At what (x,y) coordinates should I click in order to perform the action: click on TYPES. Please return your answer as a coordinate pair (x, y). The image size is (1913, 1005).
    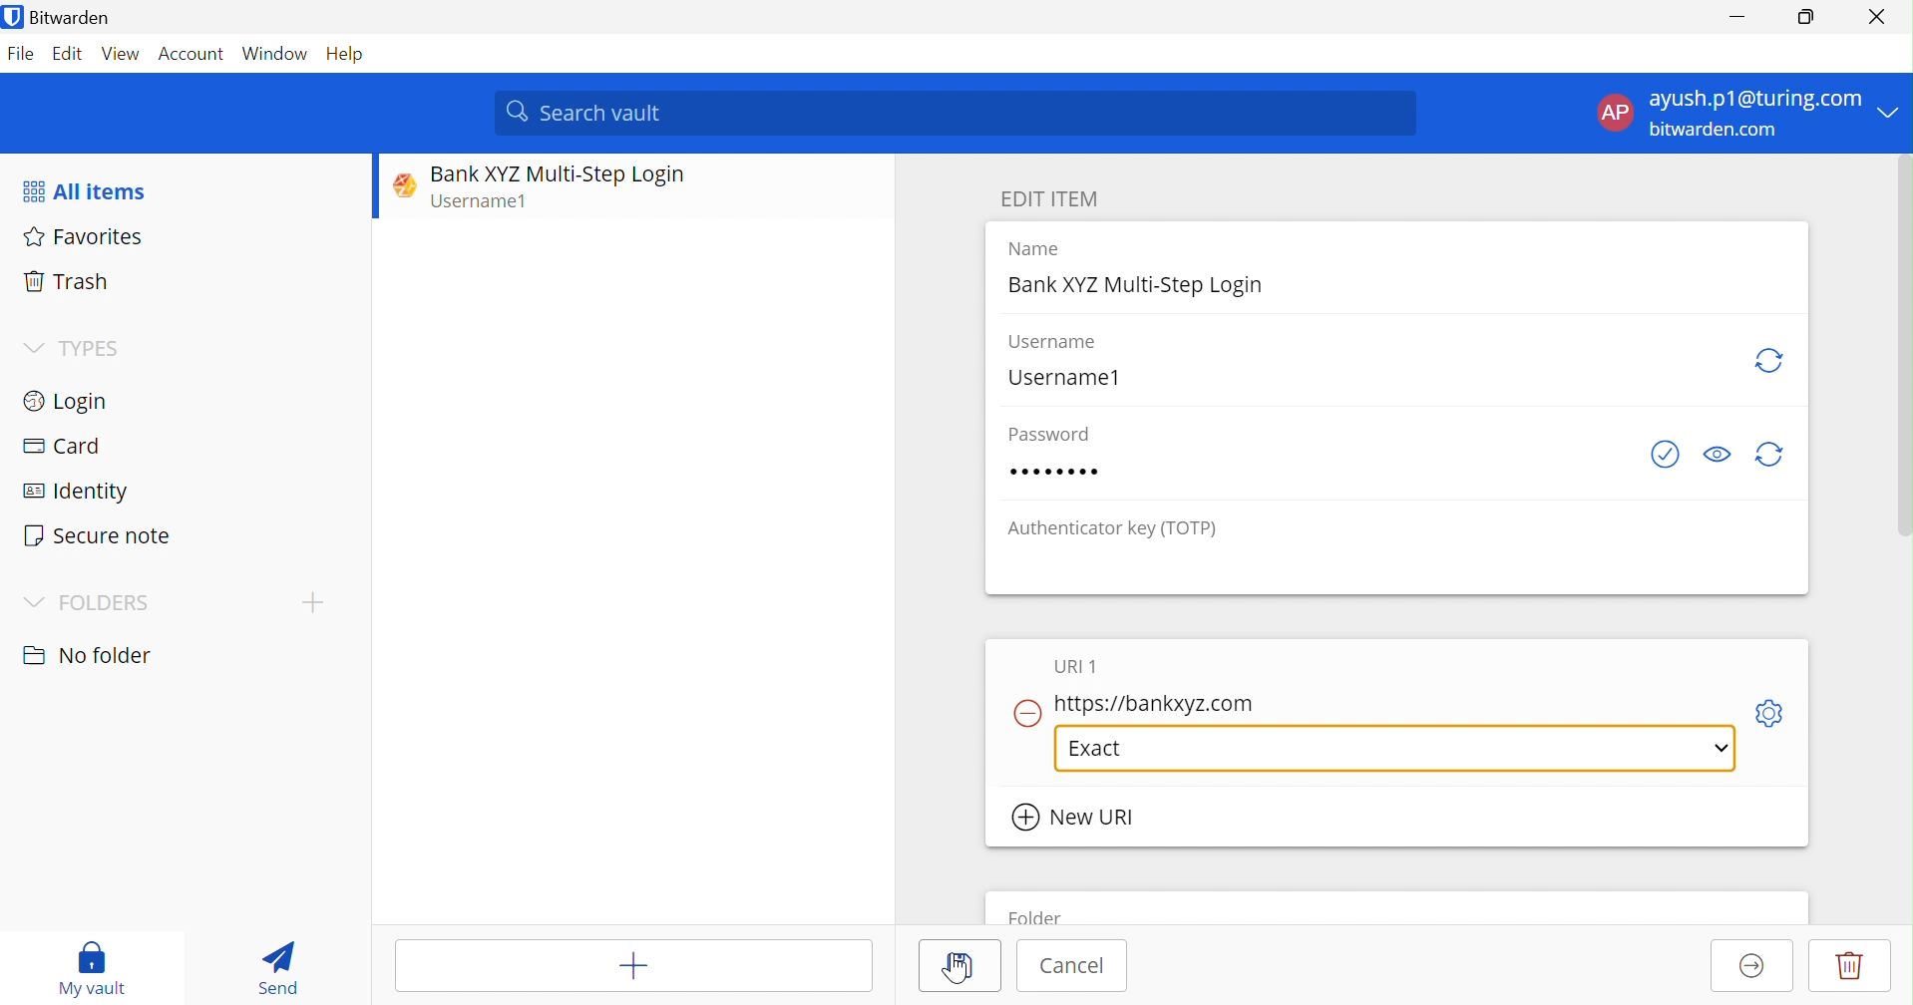
    Looking at the image, I should click on (97, 348).